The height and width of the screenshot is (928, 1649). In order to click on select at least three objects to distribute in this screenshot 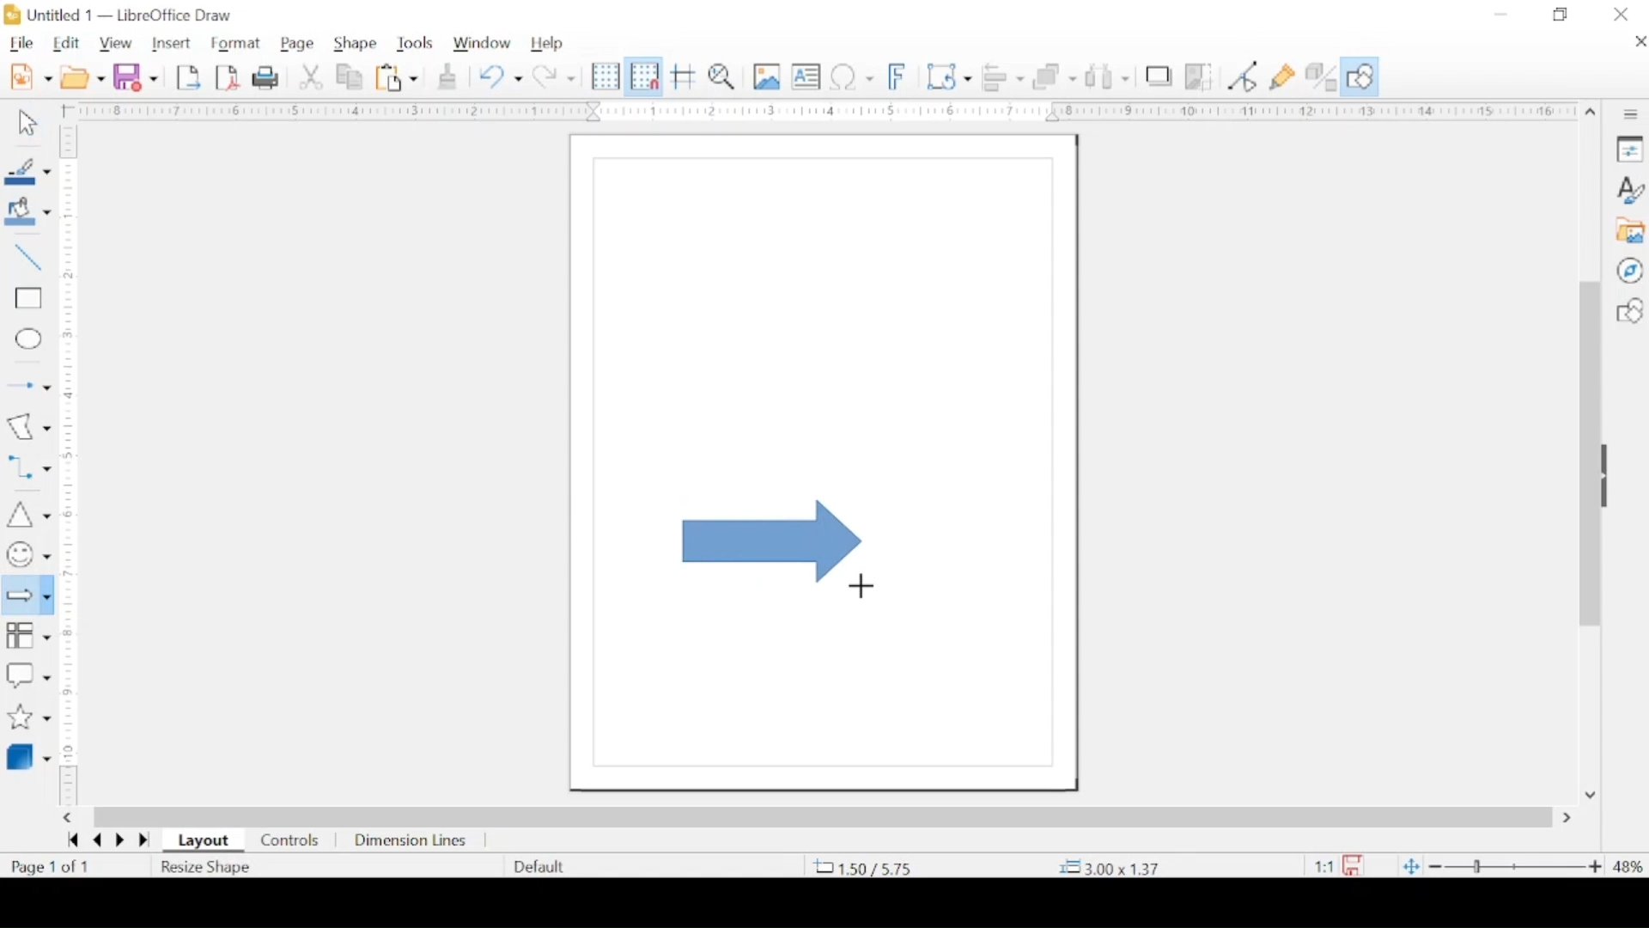, I will do `click(1109, 76)`.